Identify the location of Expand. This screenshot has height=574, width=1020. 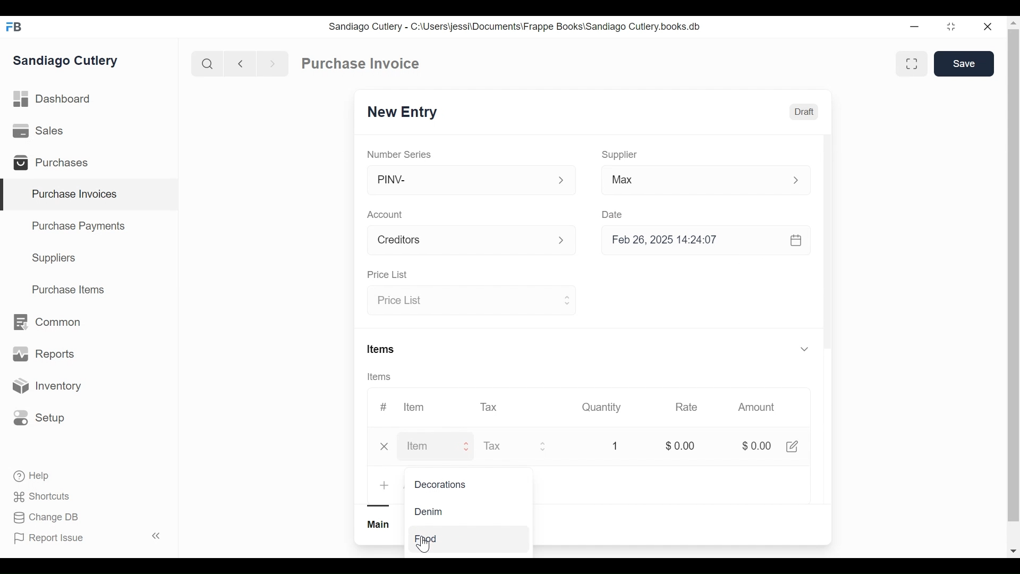
(568, 300).